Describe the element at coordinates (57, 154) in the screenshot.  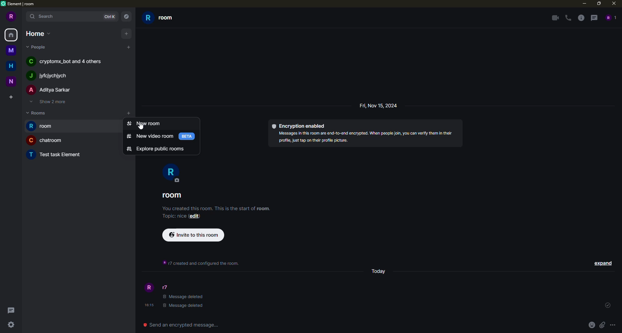
I see `room` at that location.